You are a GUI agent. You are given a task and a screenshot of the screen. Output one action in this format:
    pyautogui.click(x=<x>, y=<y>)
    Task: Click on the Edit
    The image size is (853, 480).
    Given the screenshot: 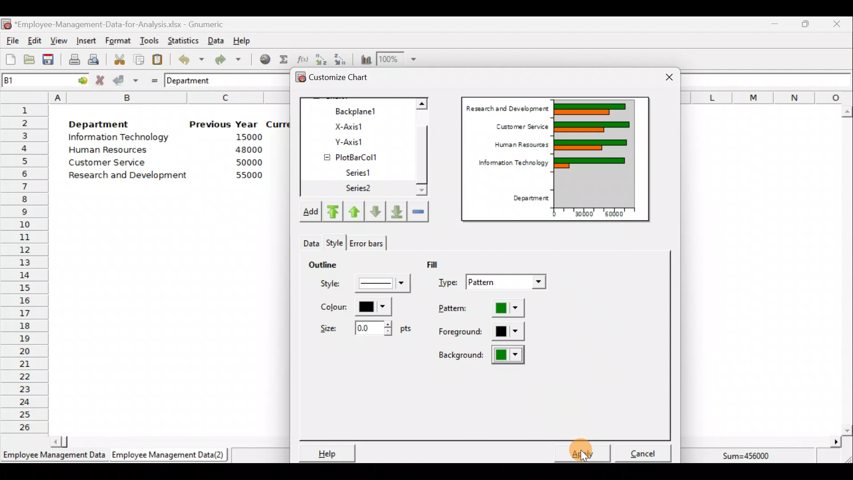 What is the action you would take?
    pyautogui.click(x=35, y=41)
    